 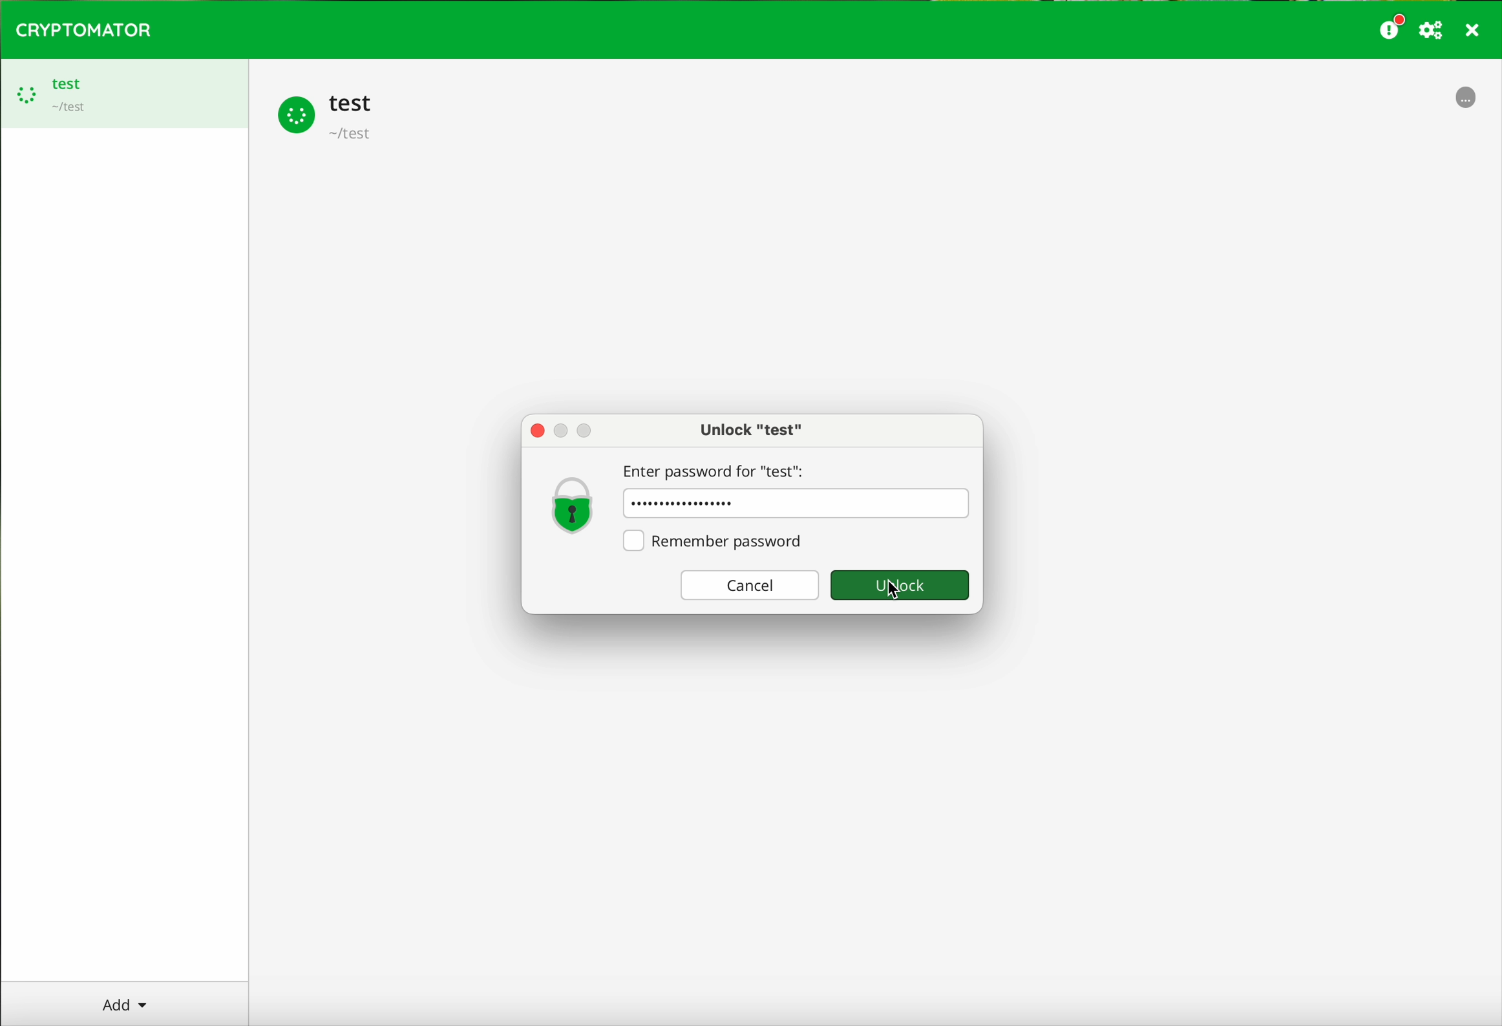 What do you see at coordinates (566, 429) in the screenshot?
I see `Control buttons` at bounding box center [566, 429].